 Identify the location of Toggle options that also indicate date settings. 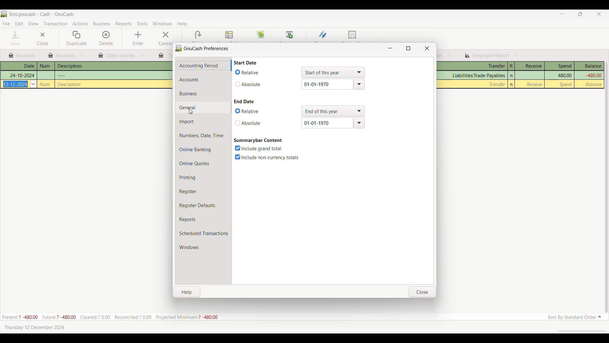
(248, 123).